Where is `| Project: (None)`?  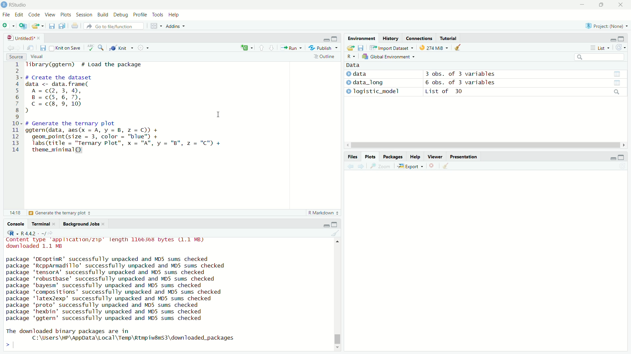
| Project: (None) is located at coordinates (603, 26).